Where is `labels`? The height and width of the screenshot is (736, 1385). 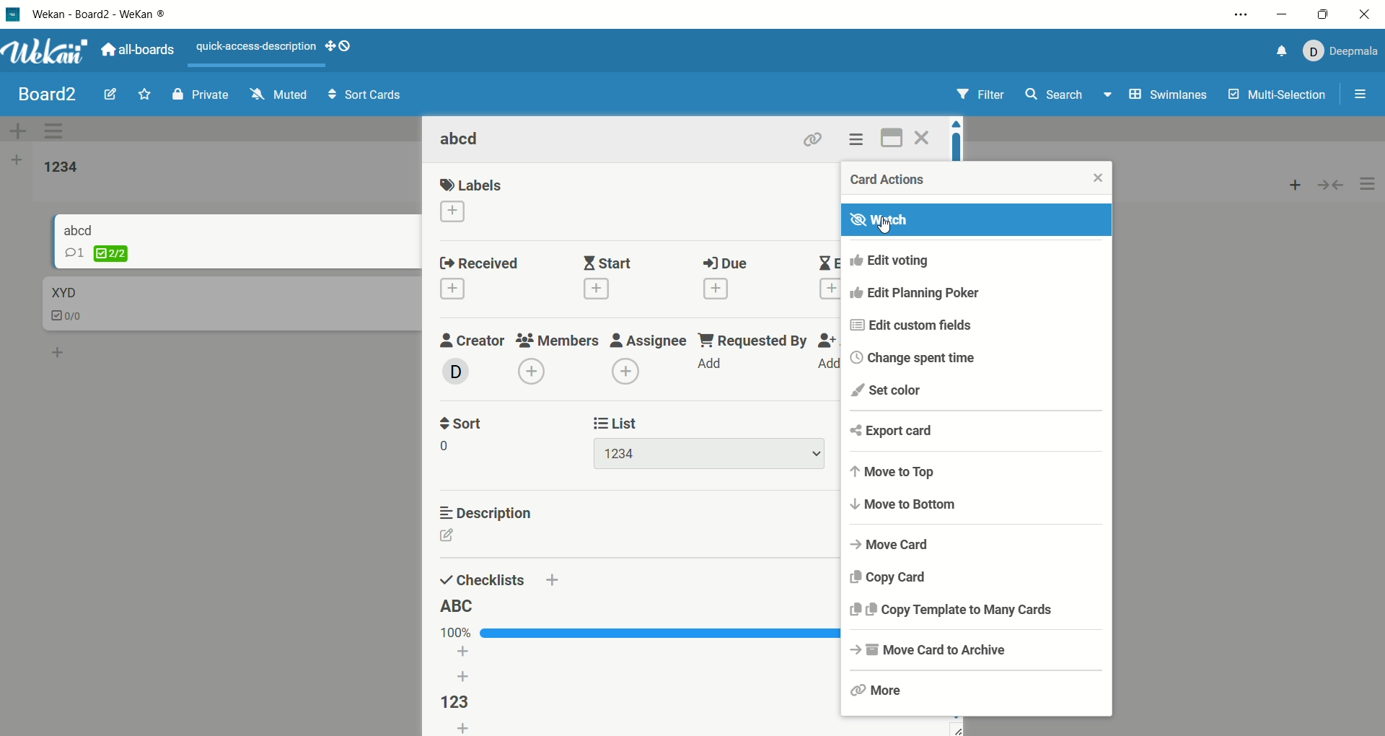 labels is located at coordinates (471, 201).